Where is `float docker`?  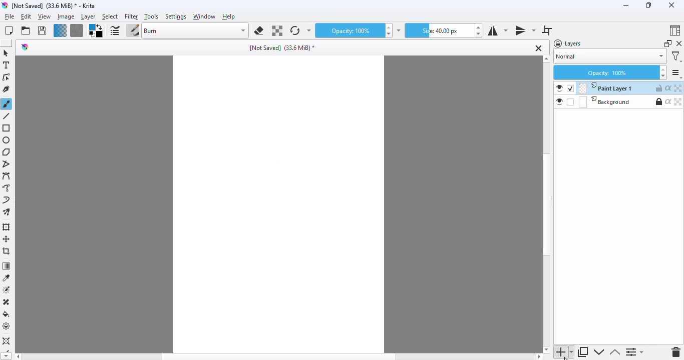
float docker is located at coordinates (668, 43).